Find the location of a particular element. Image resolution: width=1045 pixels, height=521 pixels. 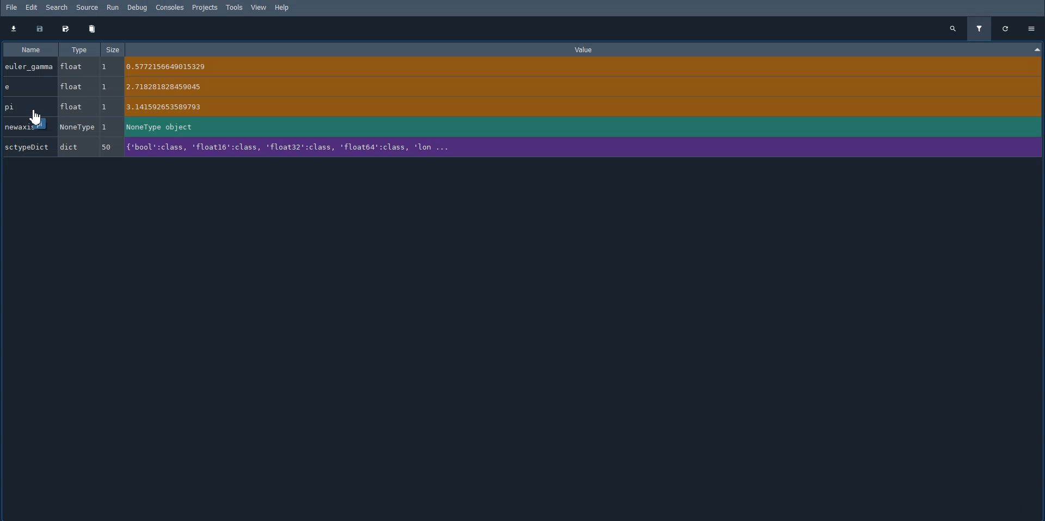

Size is located at coordinates (114, 49).